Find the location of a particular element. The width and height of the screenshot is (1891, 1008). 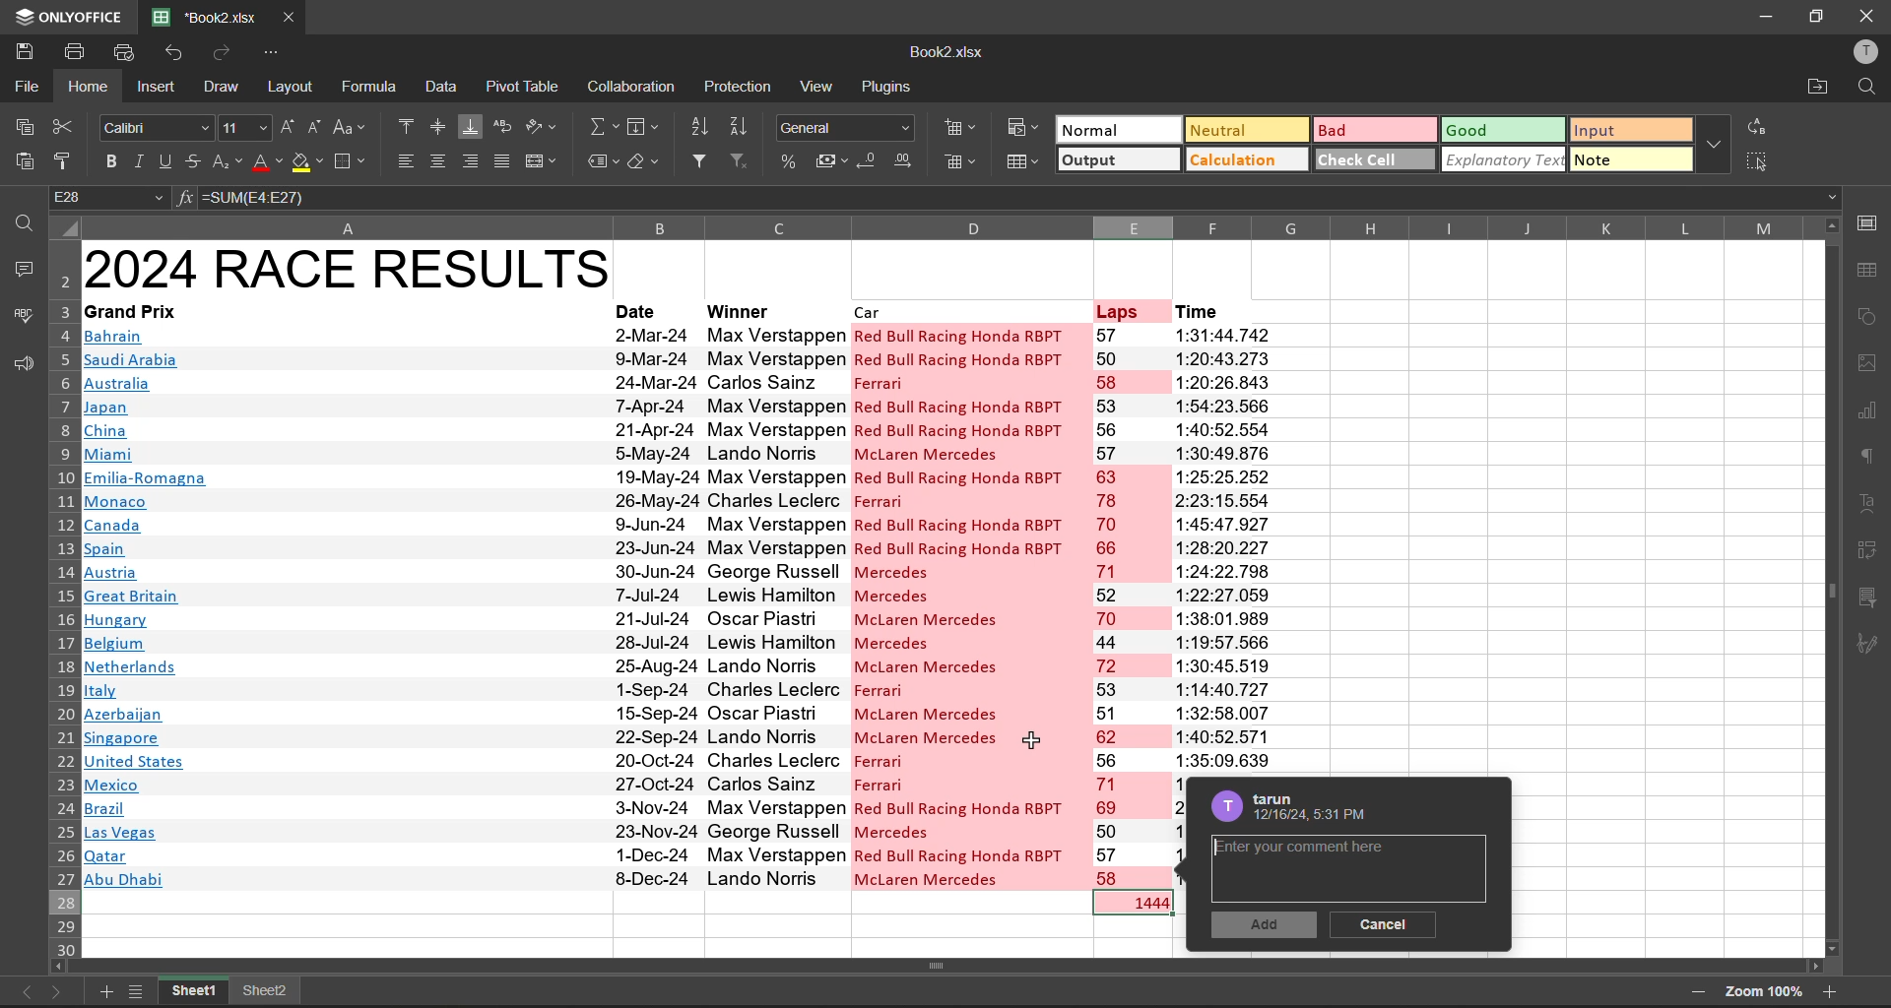

print is located at coordinates (75, 51).